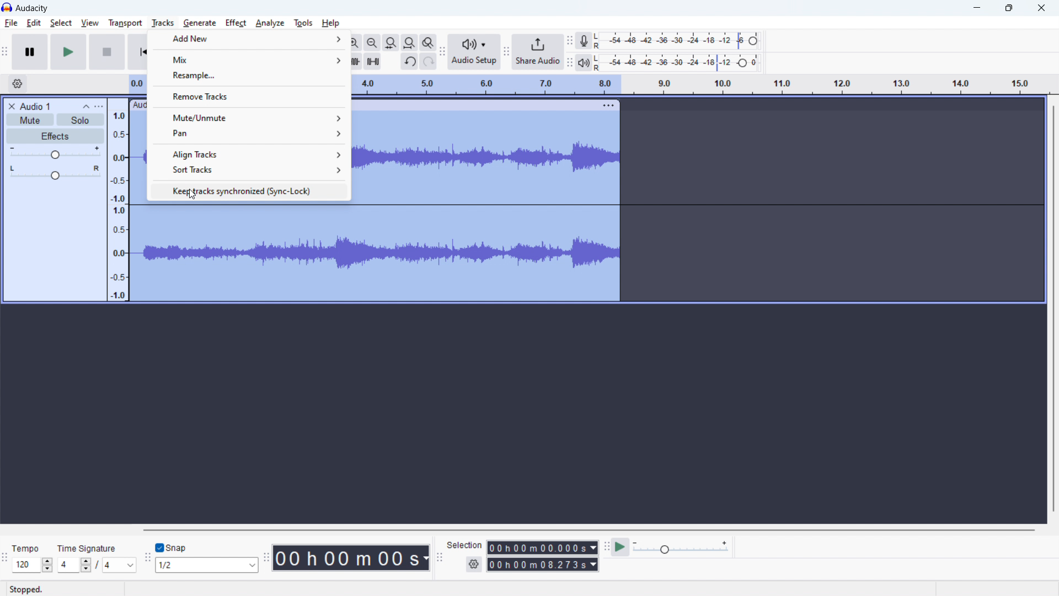  I want to click on mute, so click(30, 119).